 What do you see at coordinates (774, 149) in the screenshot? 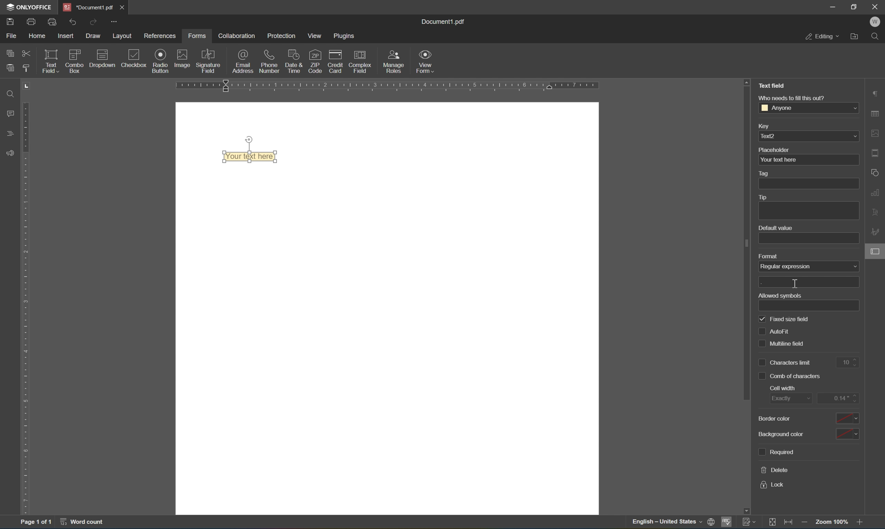
I see `placeholder` at bounding box center [774, 149].